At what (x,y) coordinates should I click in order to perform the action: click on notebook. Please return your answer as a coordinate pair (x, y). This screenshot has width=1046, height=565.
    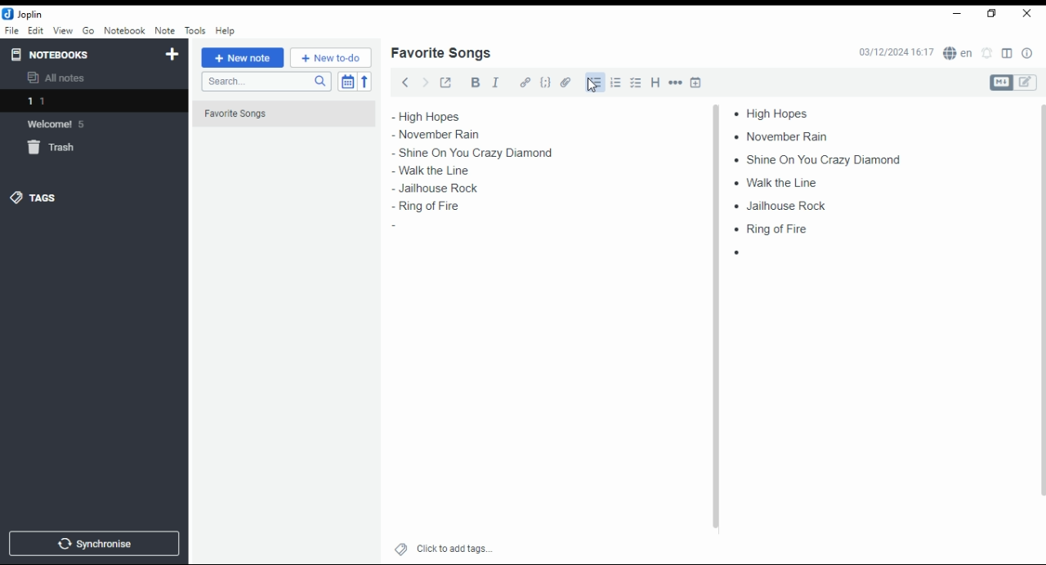
    Looking at the image, I should click on (124, 30).